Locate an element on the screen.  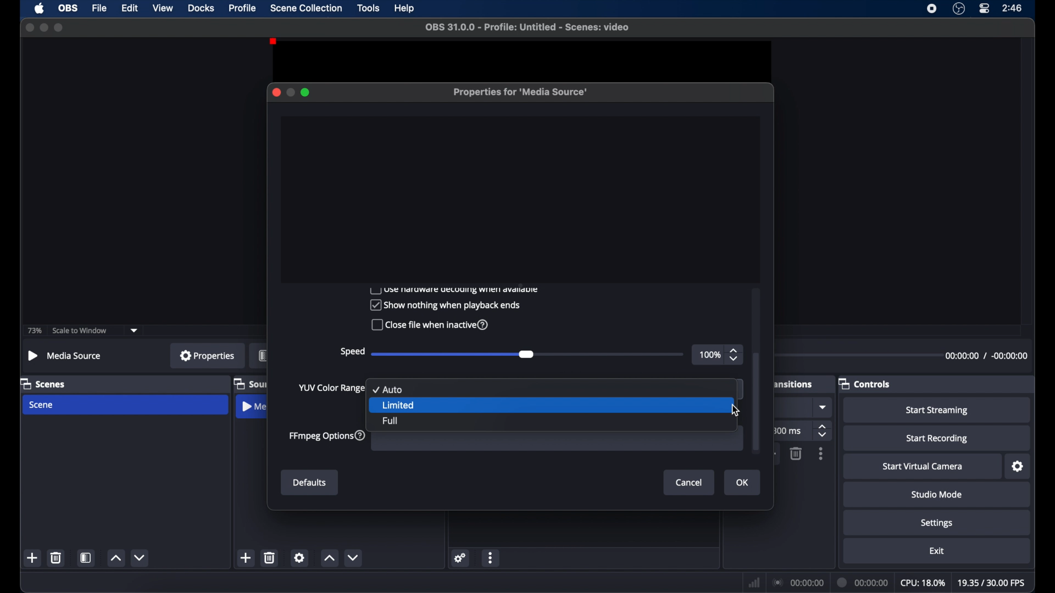
yup color range is located at coordinates (332, 387).